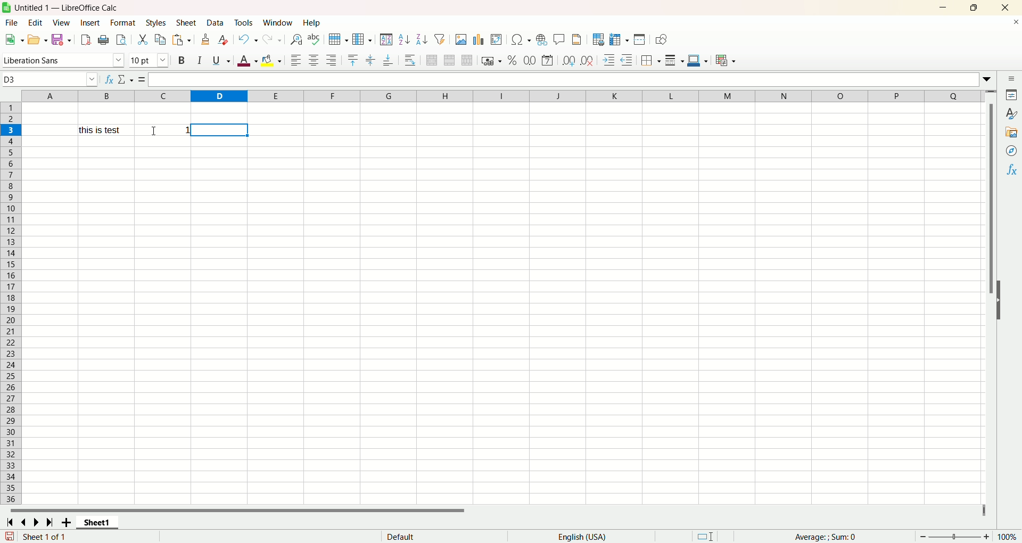  I want to click on sheet number, so click(60, 537).